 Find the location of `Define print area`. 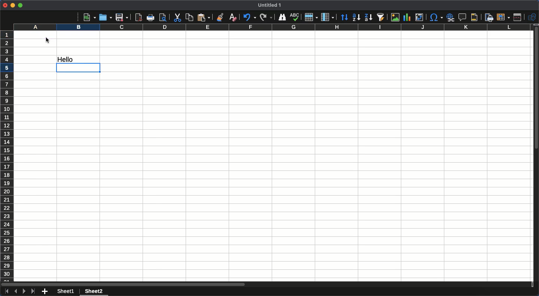

Define print area is located at coordinates (488, 18).